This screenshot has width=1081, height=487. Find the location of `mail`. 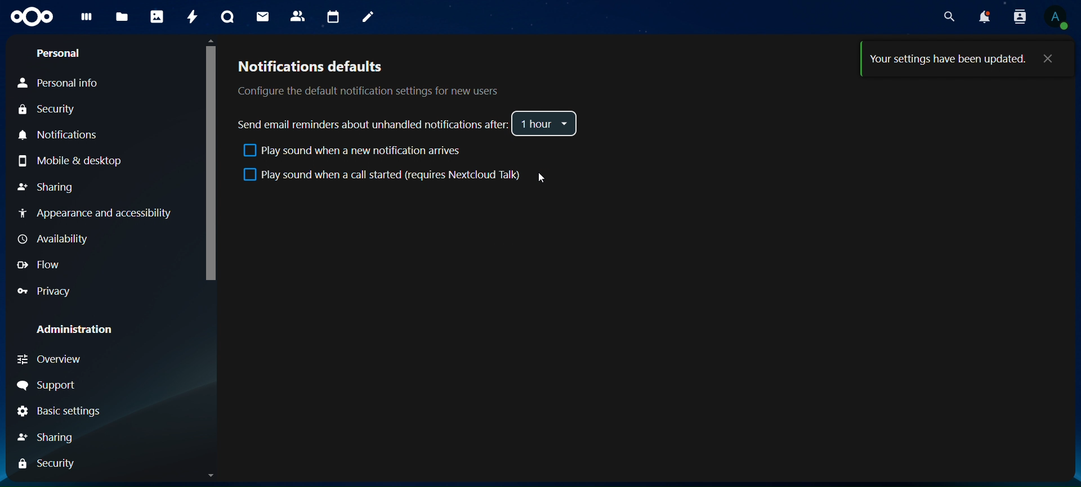

mail is located at coordinates (264, 16).